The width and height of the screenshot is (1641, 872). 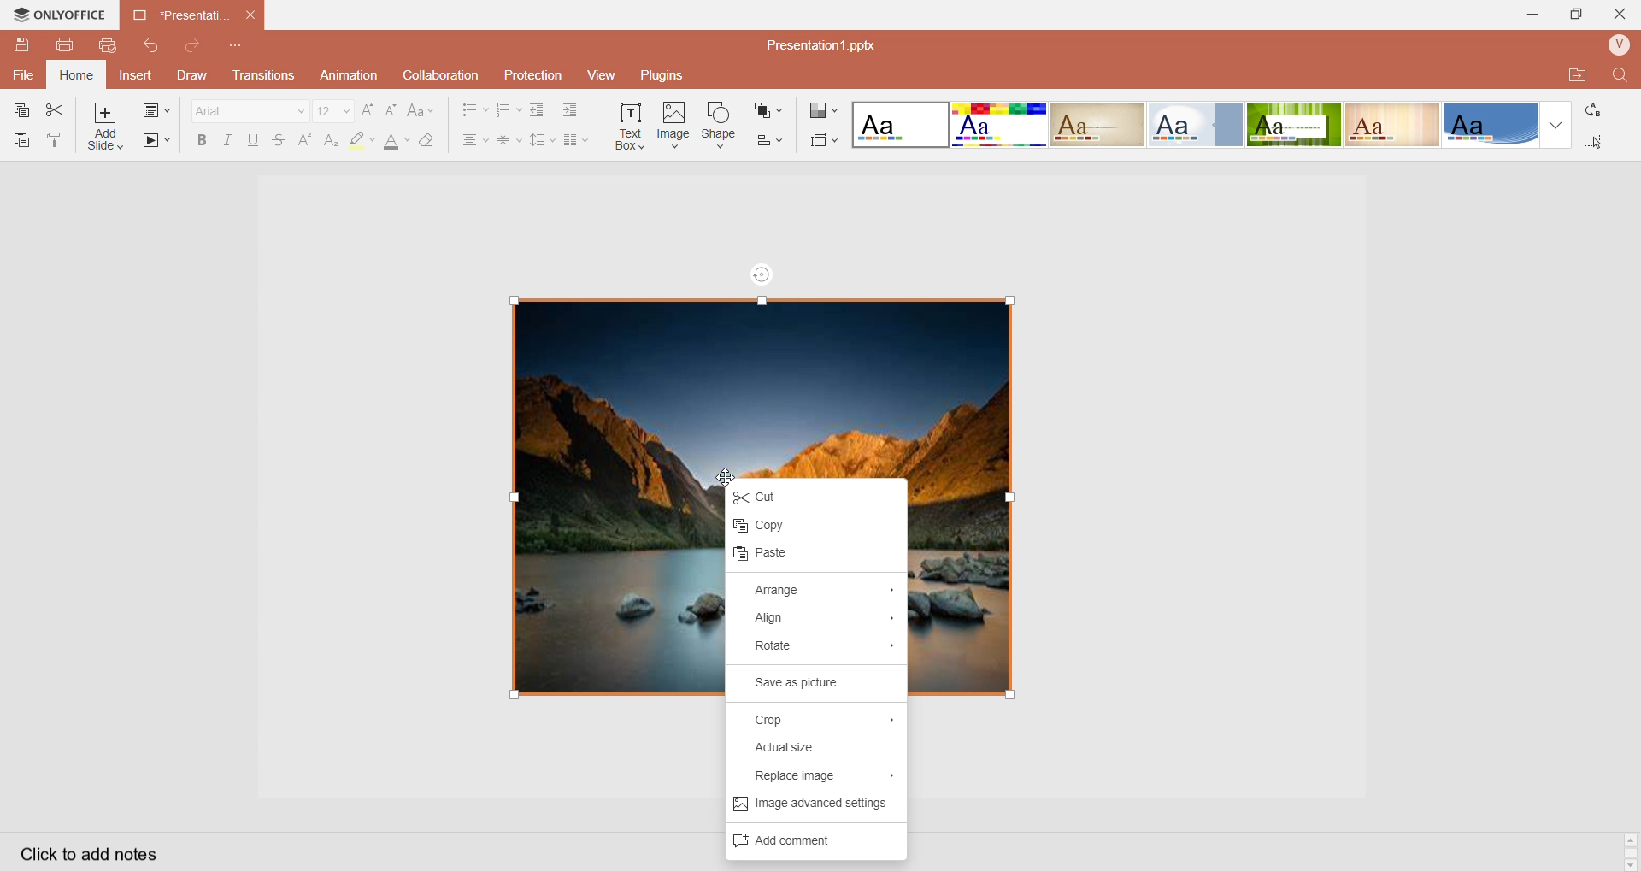 I want to click on image, so click(x=766, y=372).